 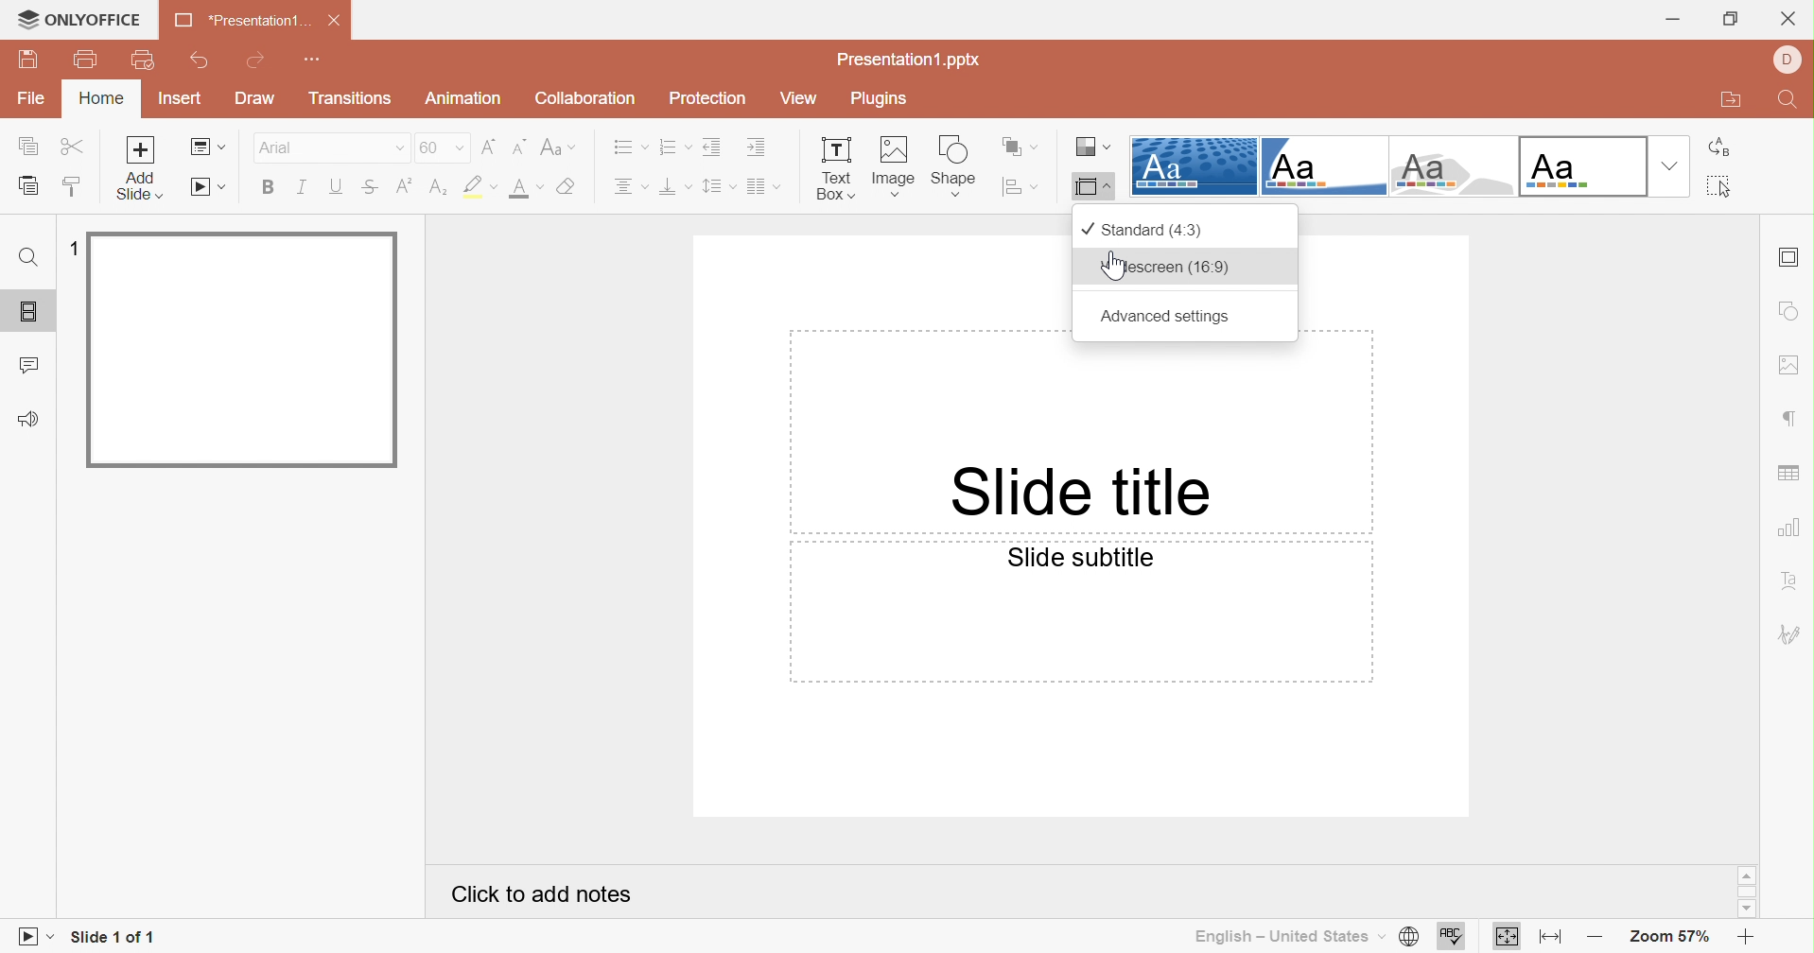 I want to click on Drop down, so click(x=1670, y=166).